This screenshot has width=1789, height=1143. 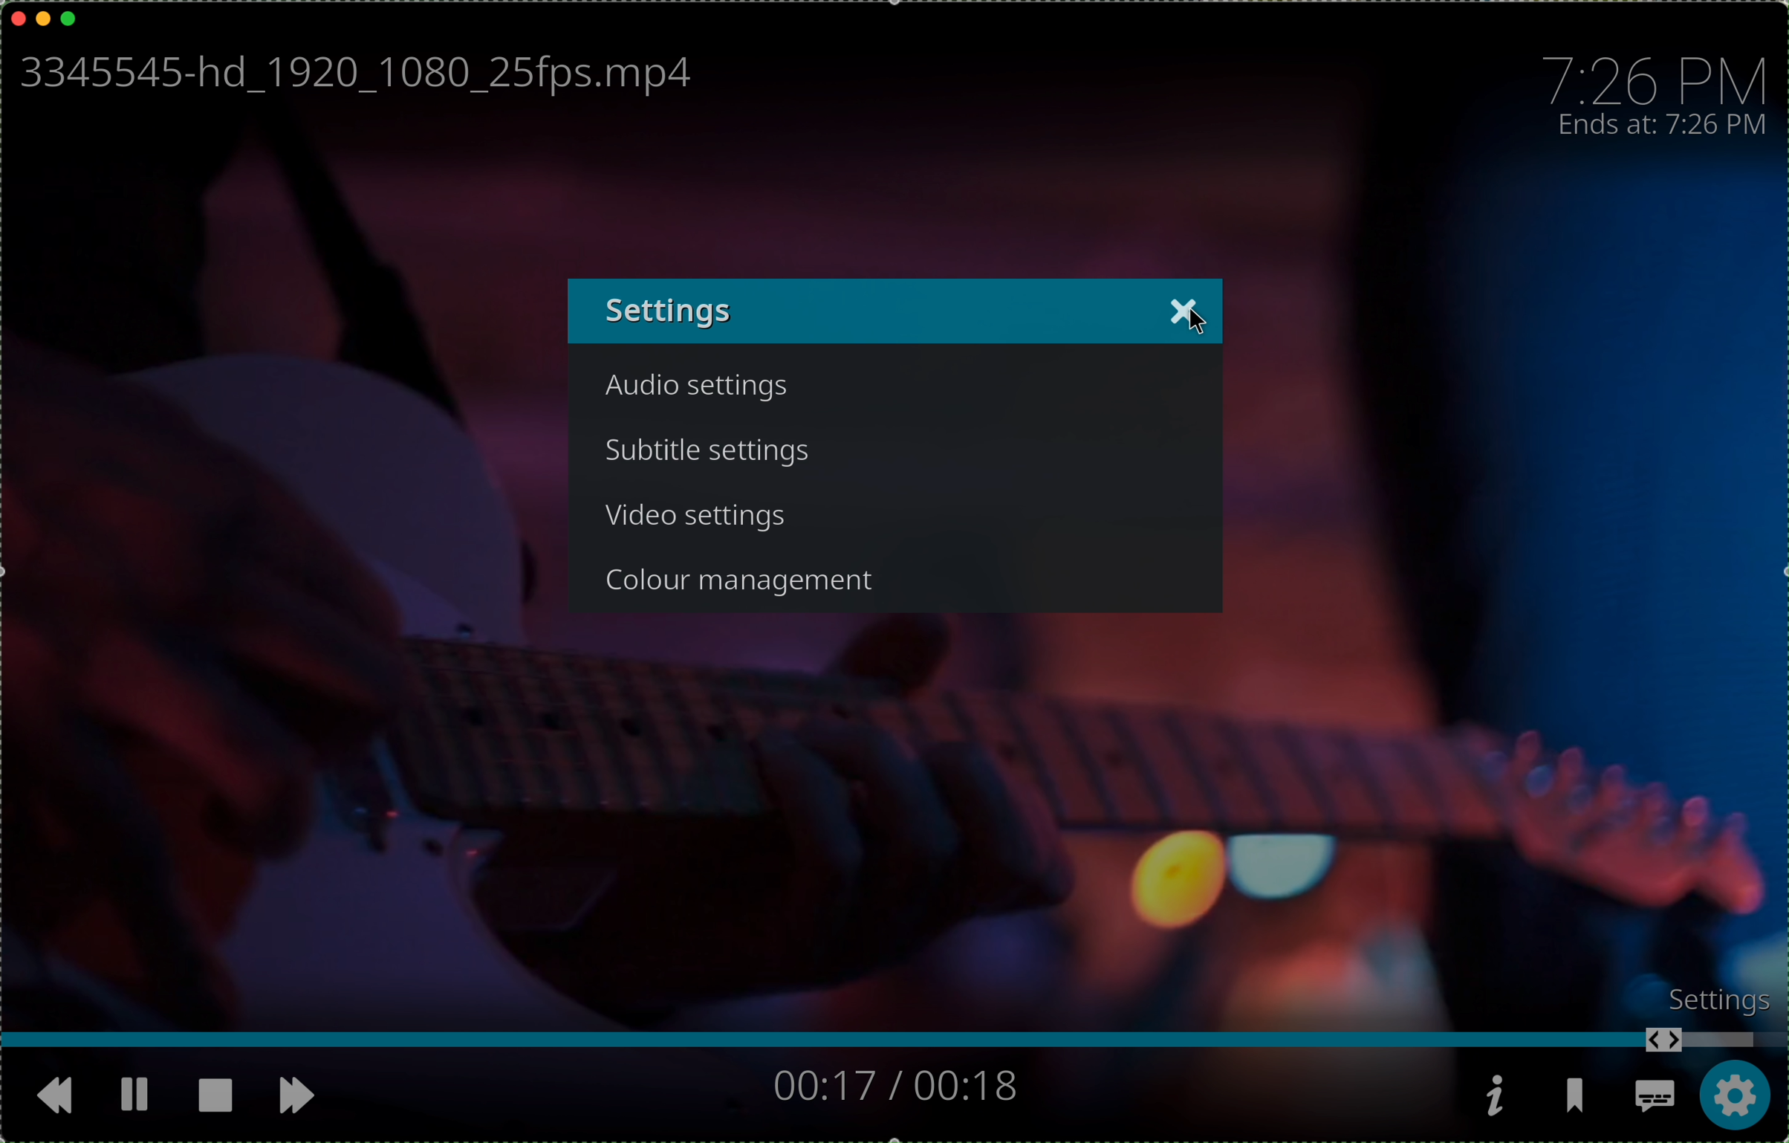 What do you see at coordinates (1495, 1095) in the screenshot?
I see `information video` at bounding box center [1495, 1095].